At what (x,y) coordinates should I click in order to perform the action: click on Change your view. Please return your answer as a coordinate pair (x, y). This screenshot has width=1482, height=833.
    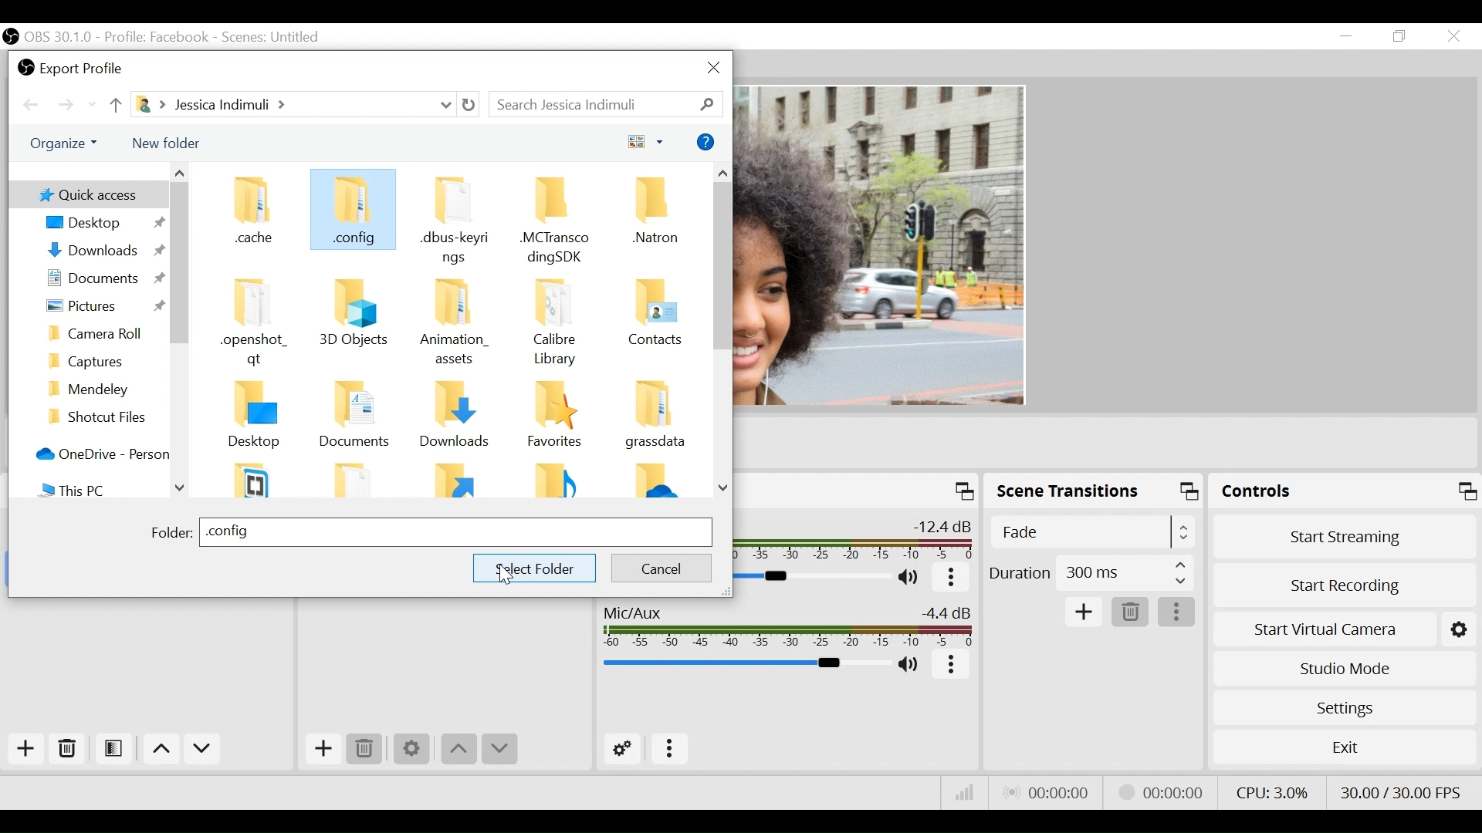
    Looking at the image, I should click on (648, 140).